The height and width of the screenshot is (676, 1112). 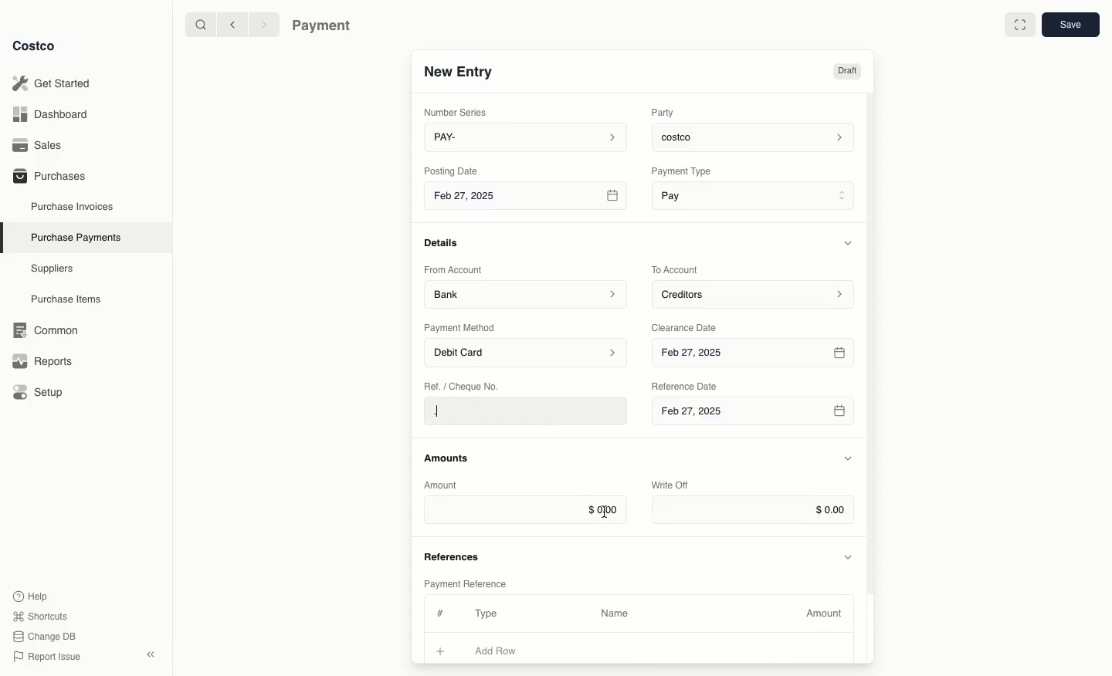 I want to click on Amount, so click(x=443, y=485).